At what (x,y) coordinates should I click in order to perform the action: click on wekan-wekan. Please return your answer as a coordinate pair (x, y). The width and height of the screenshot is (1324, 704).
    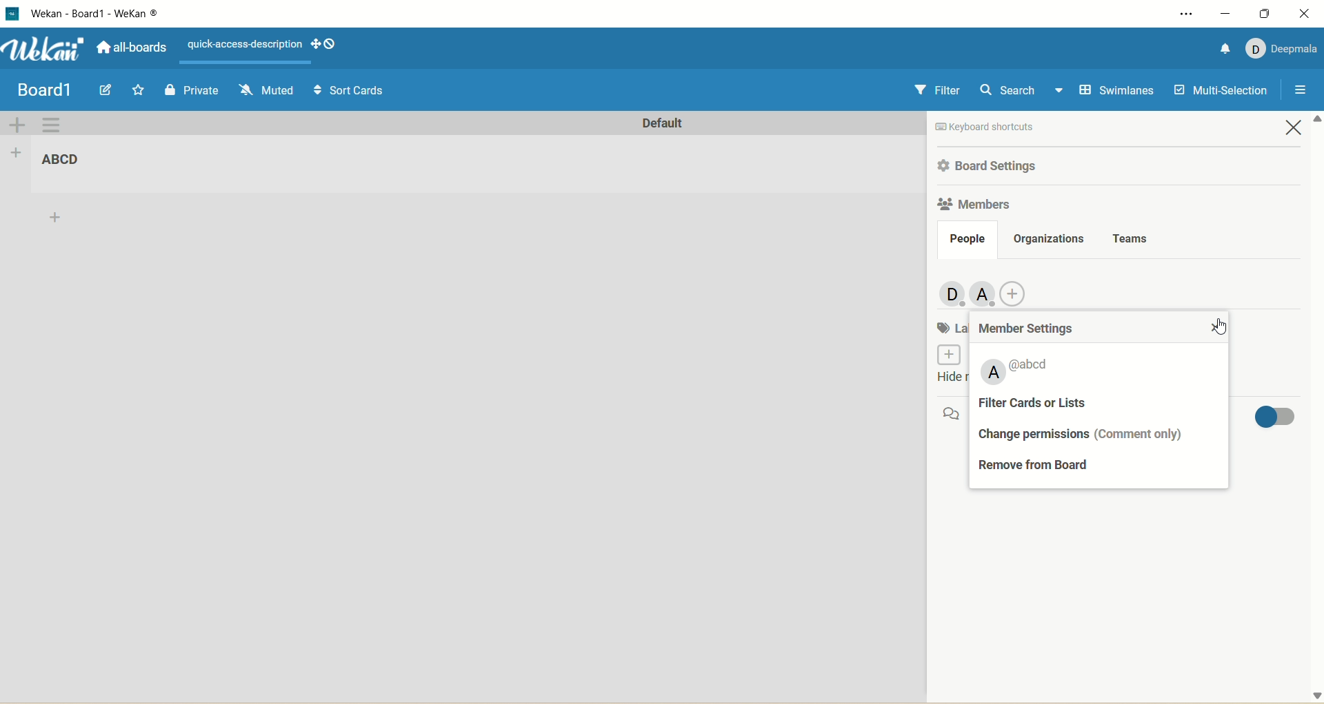
    Looking at the image, I should click on (94, 14).